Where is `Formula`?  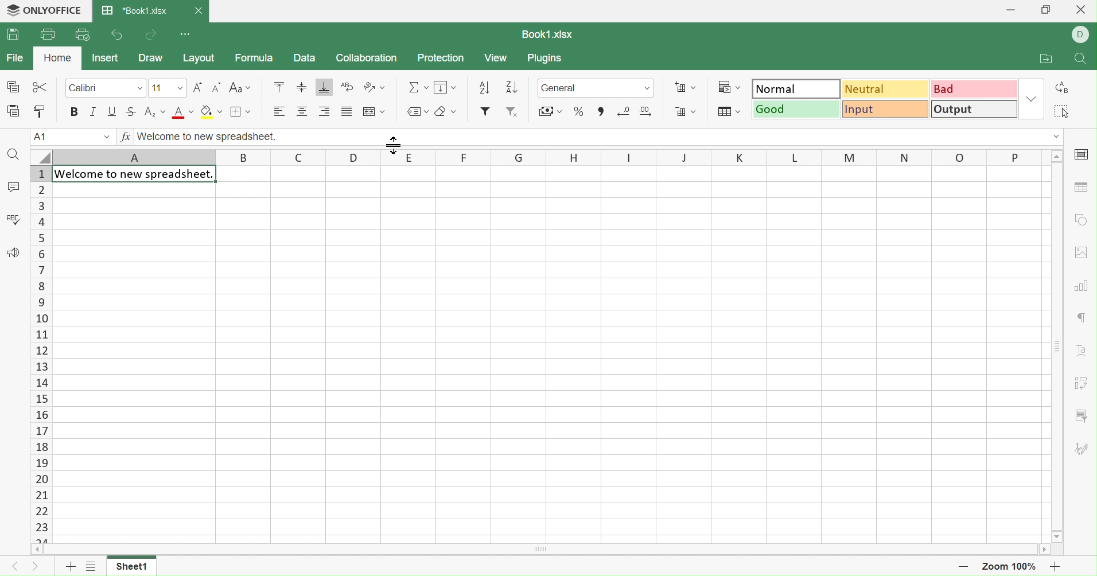 Formula is located at coordinates (254, 59).